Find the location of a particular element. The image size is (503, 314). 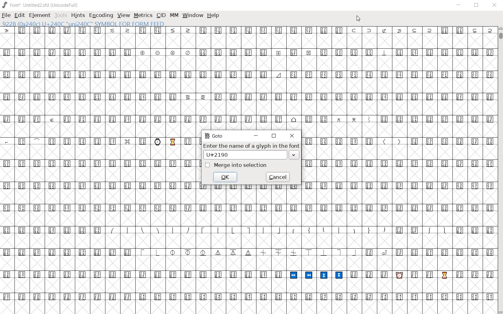

mm is located at coordinates (174, 15).